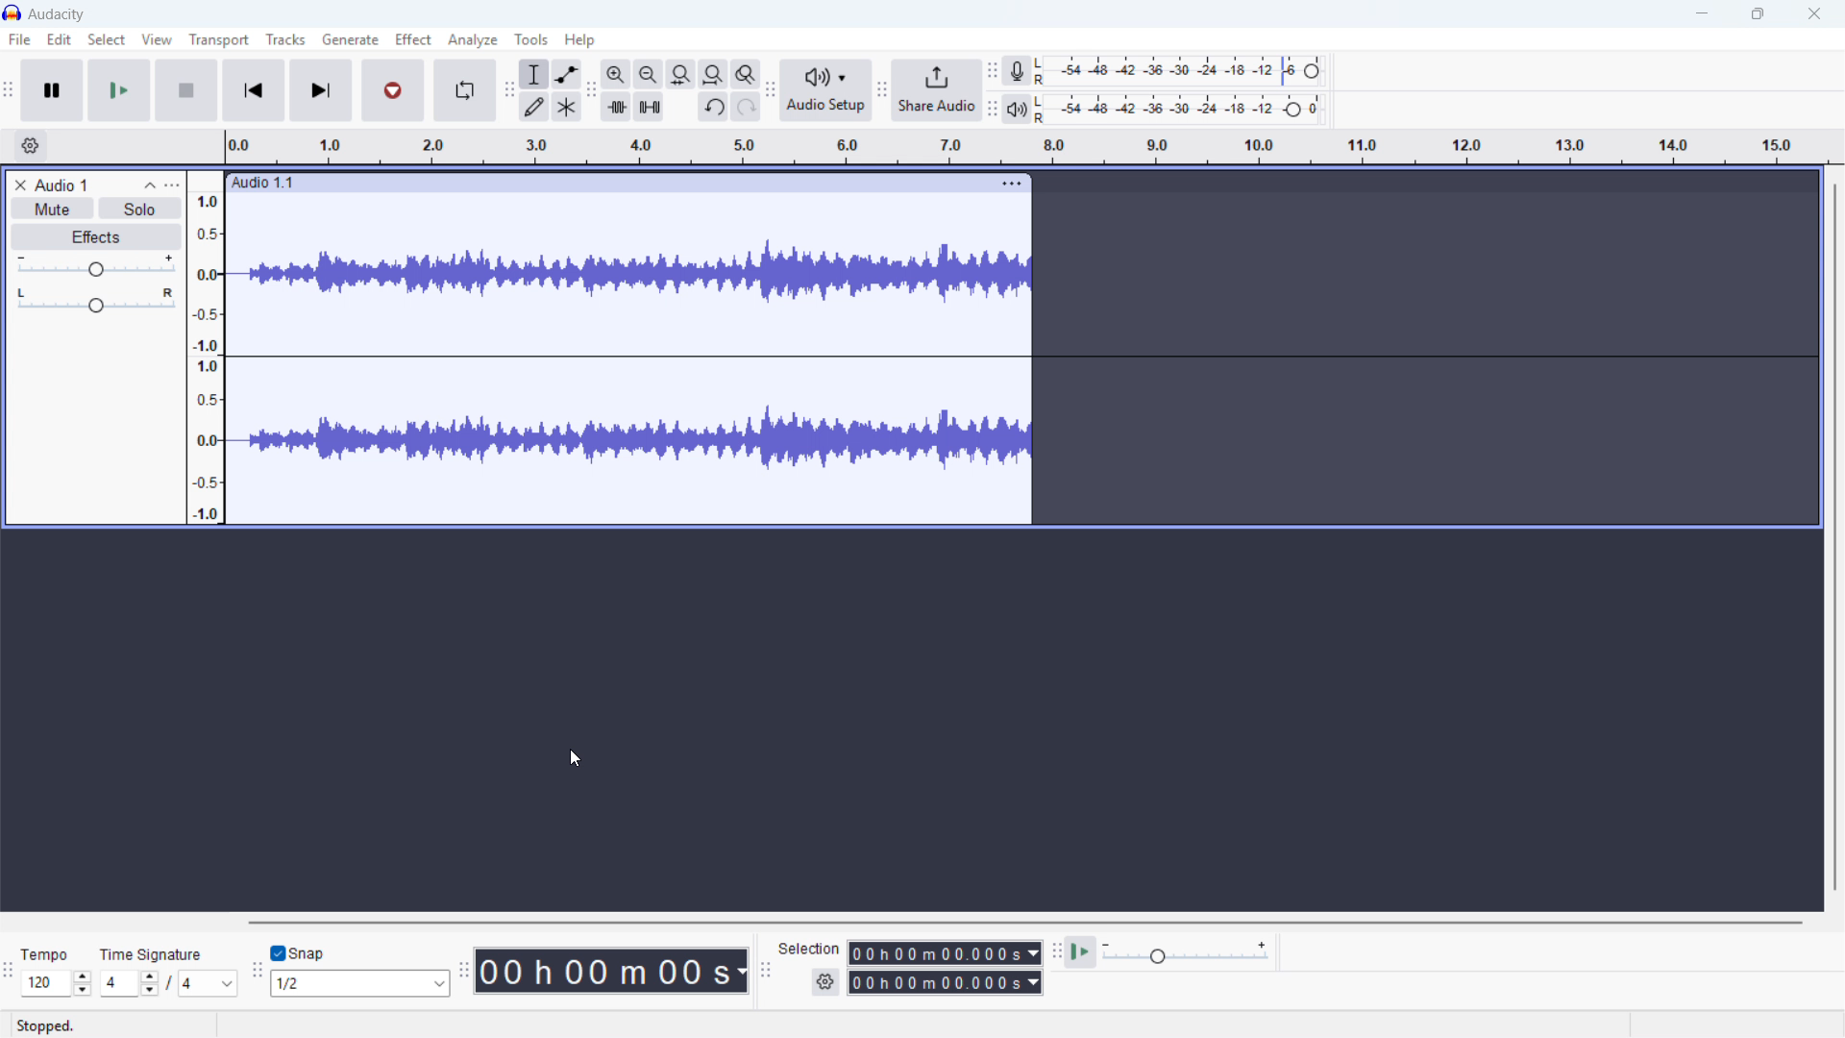  Describe the element at coordinates (298, 953) in the screenshot. I see `Toggle snap` at that location.